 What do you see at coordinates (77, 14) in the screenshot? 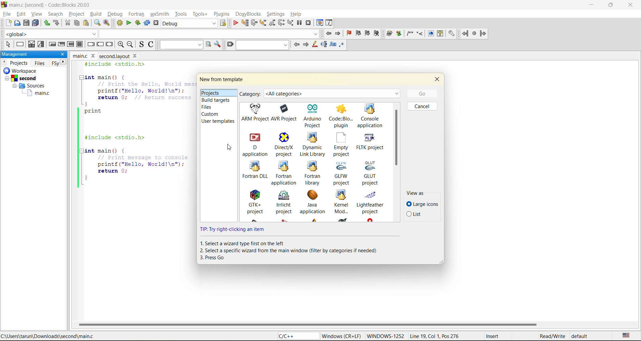
I see `project` at bounding box center [77, 14].